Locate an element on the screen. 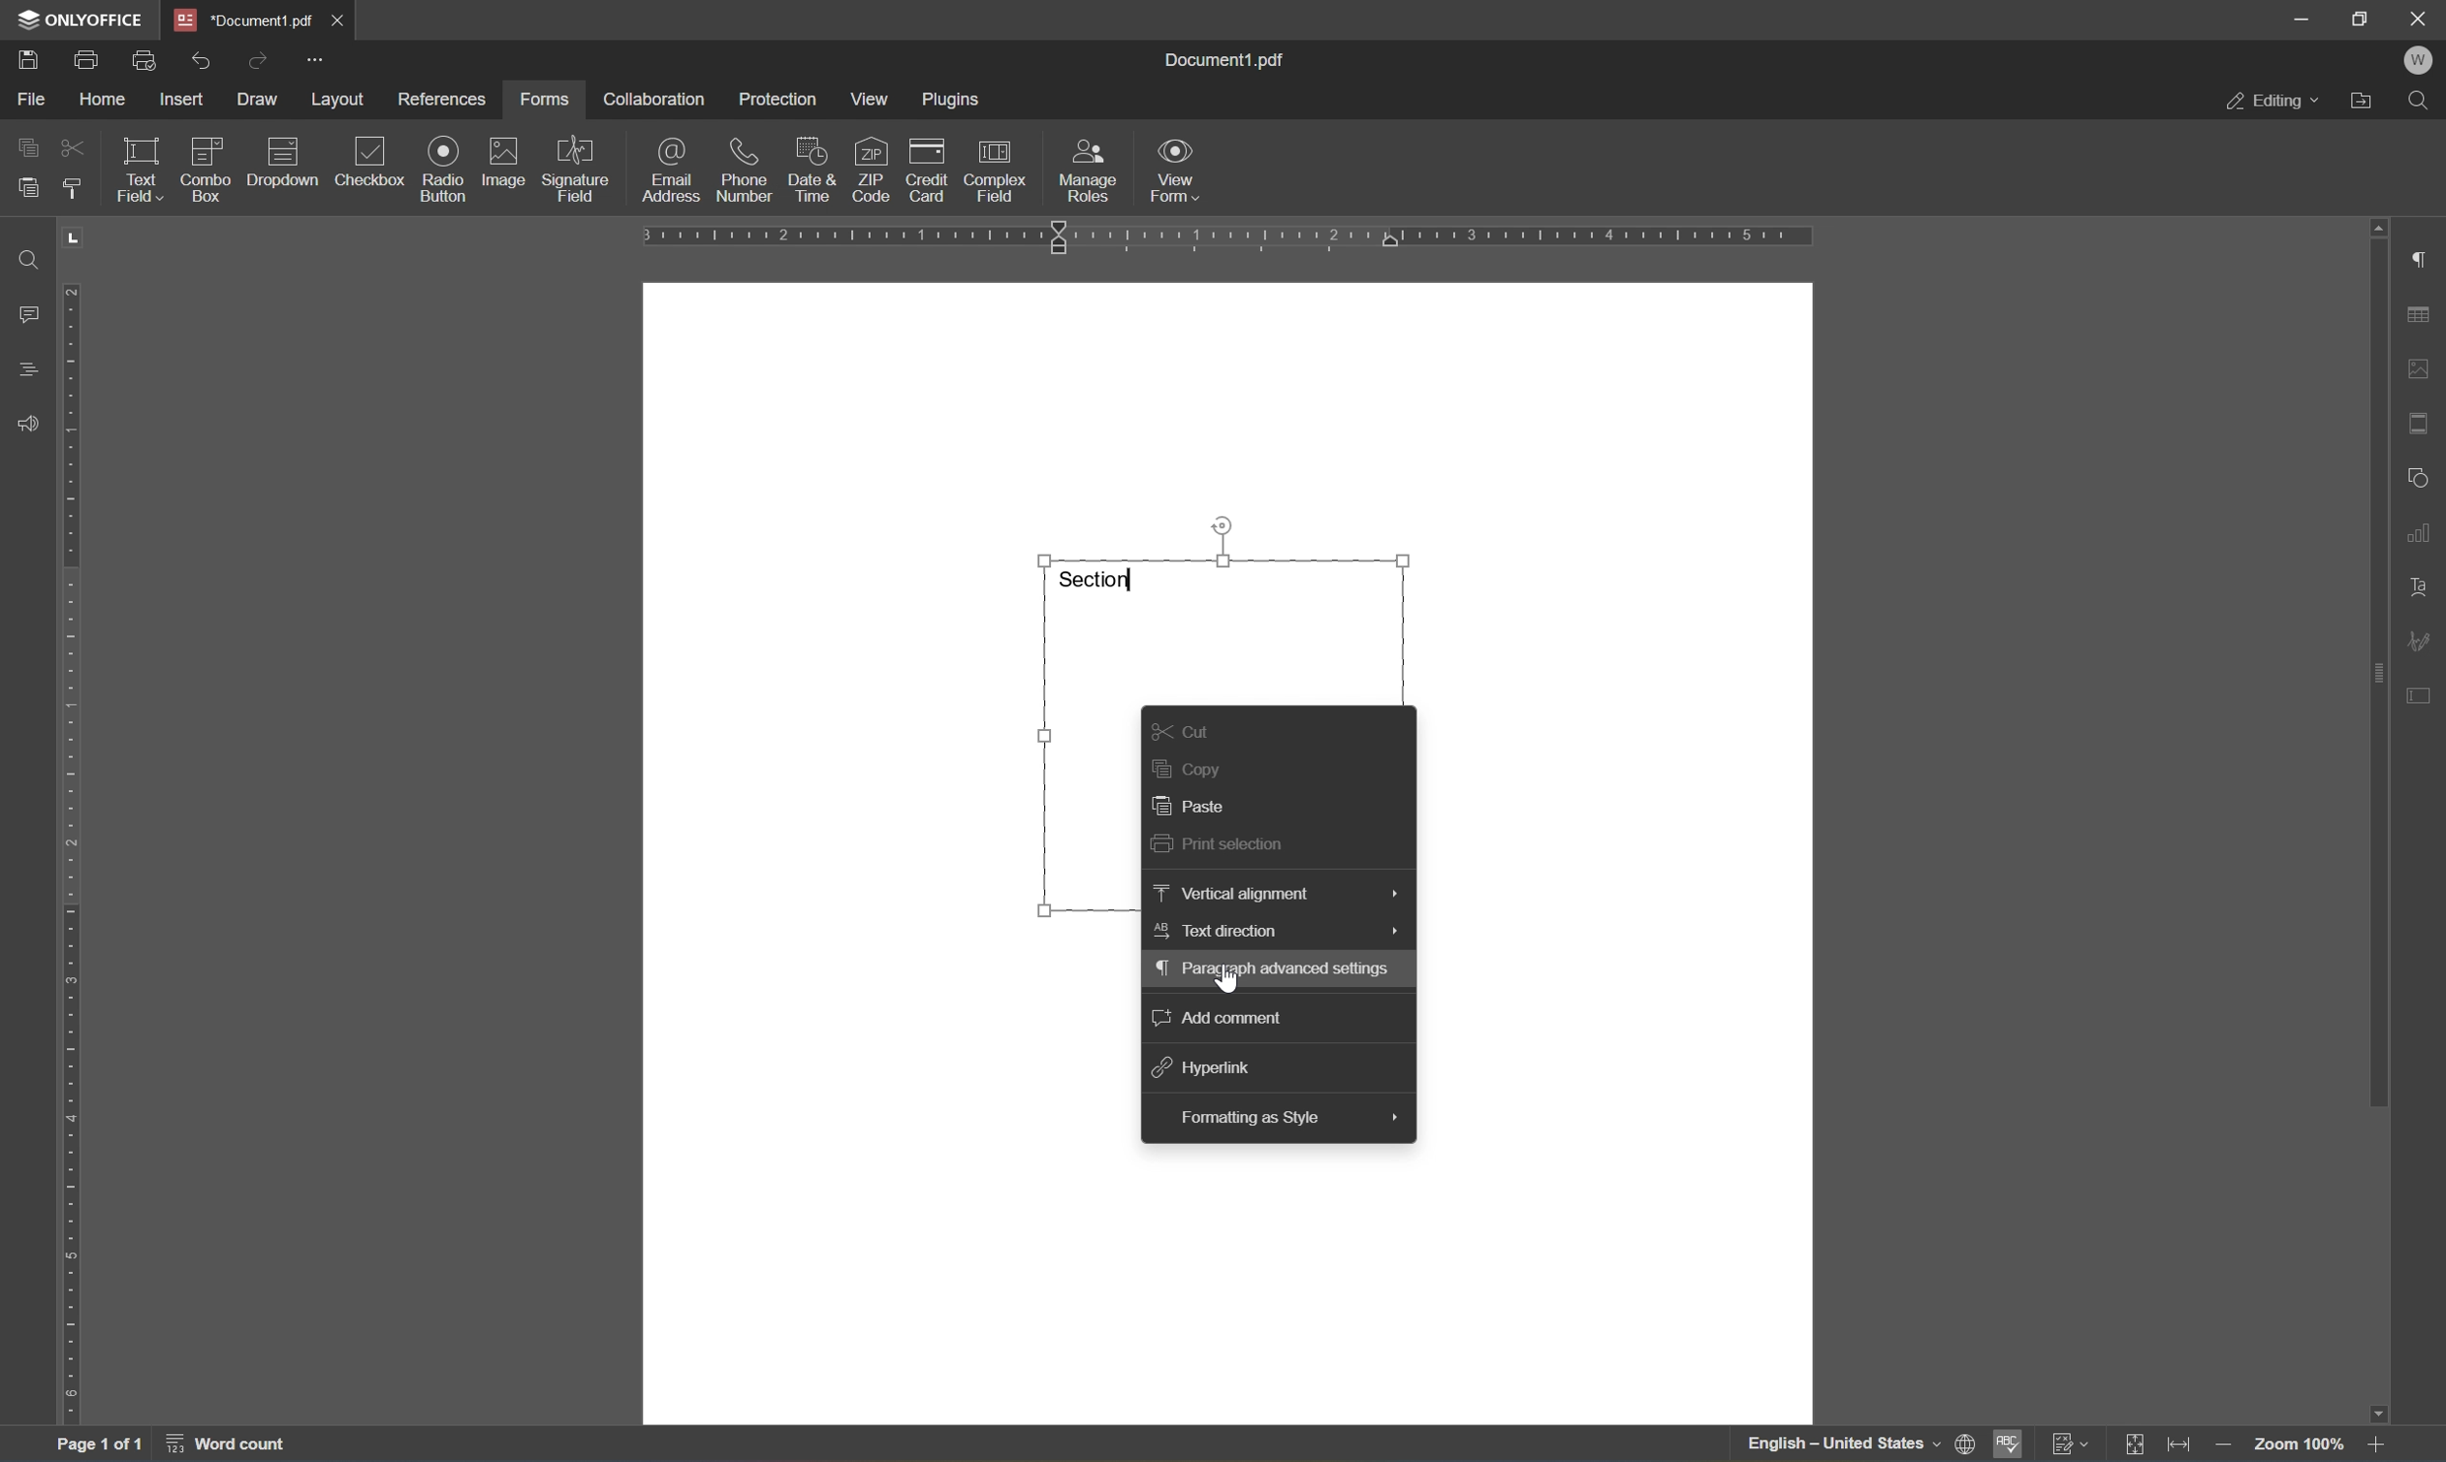 The image size is (2446, 1462). combo box is located at coordinates (208, 165).